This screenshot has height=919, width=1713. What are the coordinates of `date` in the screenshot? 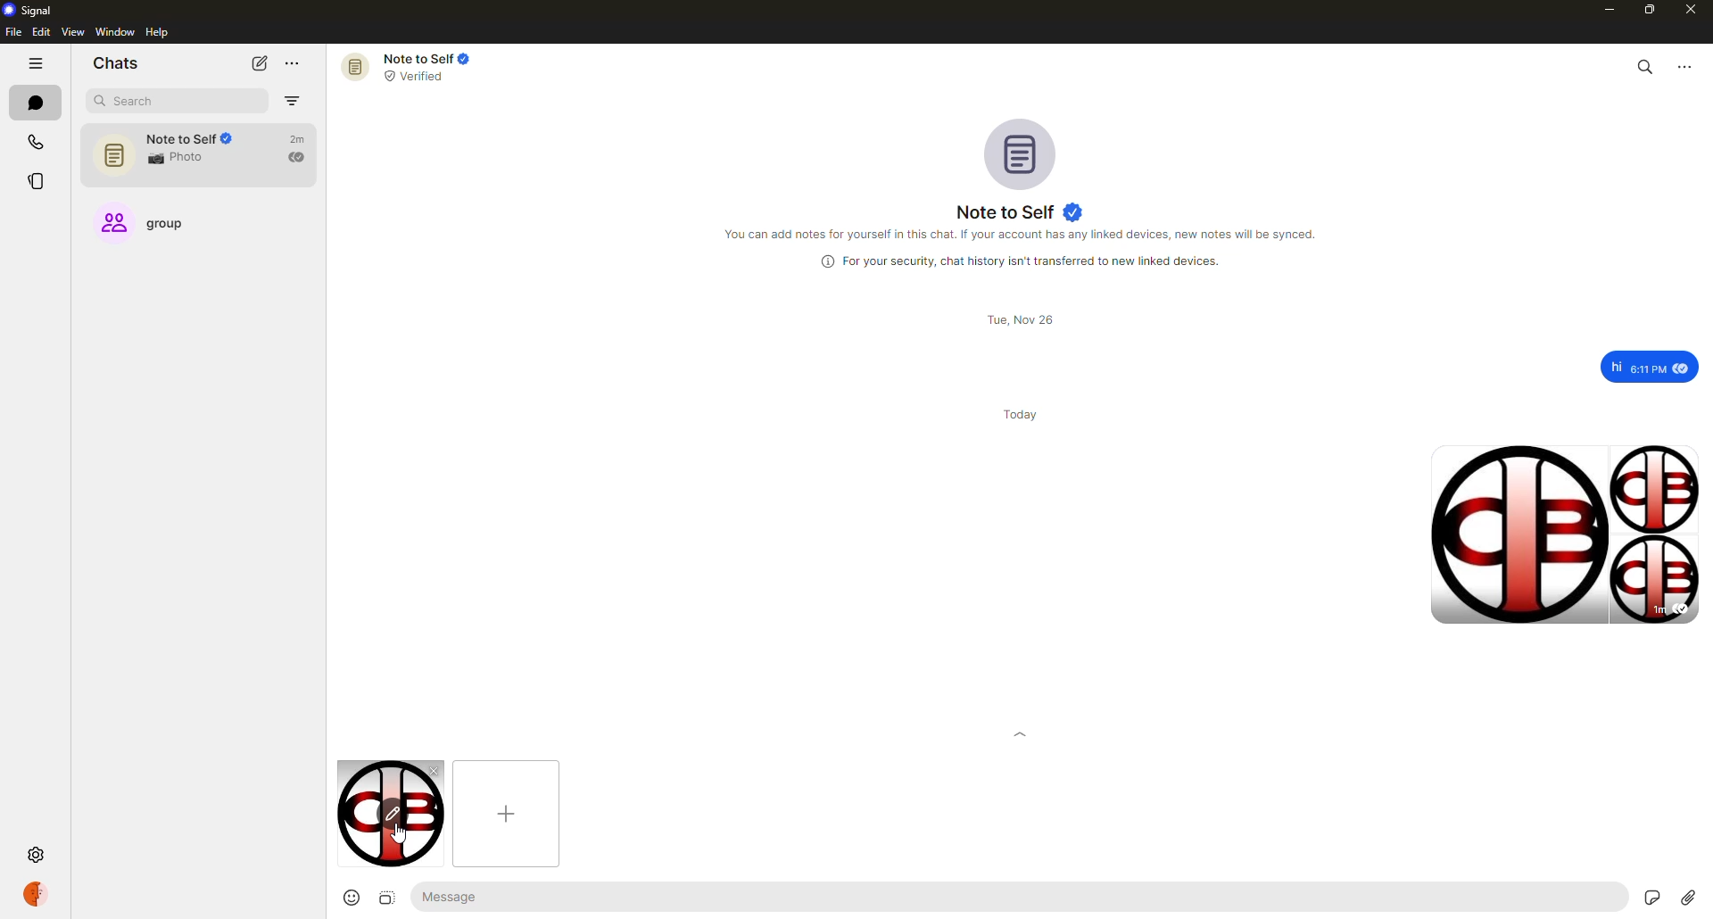 It's located at (1017, 319).